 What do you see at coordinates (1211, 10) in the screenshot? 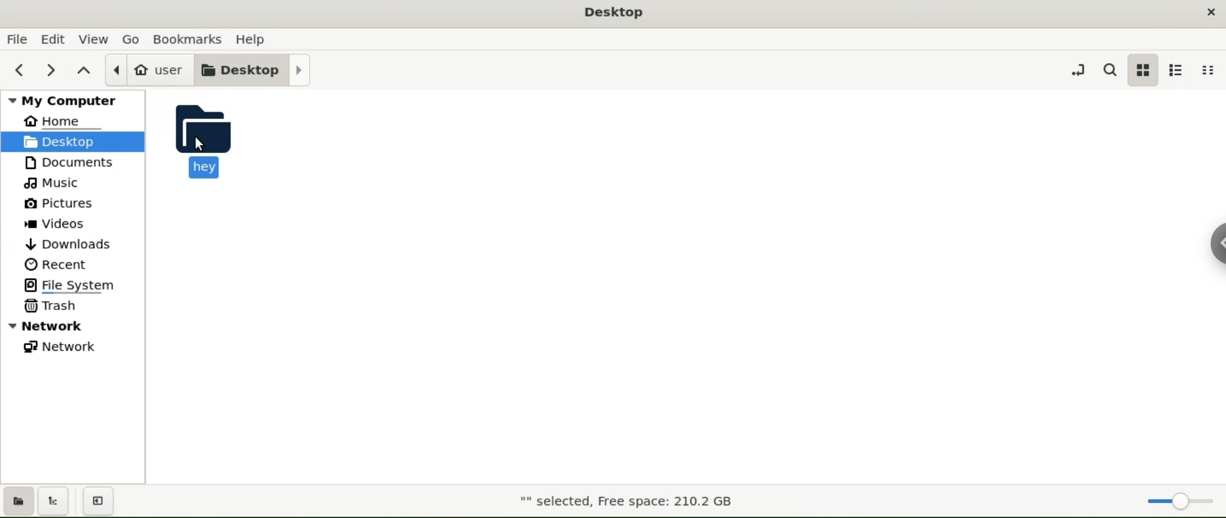
I see `close` at bounding box center [1211, 10].